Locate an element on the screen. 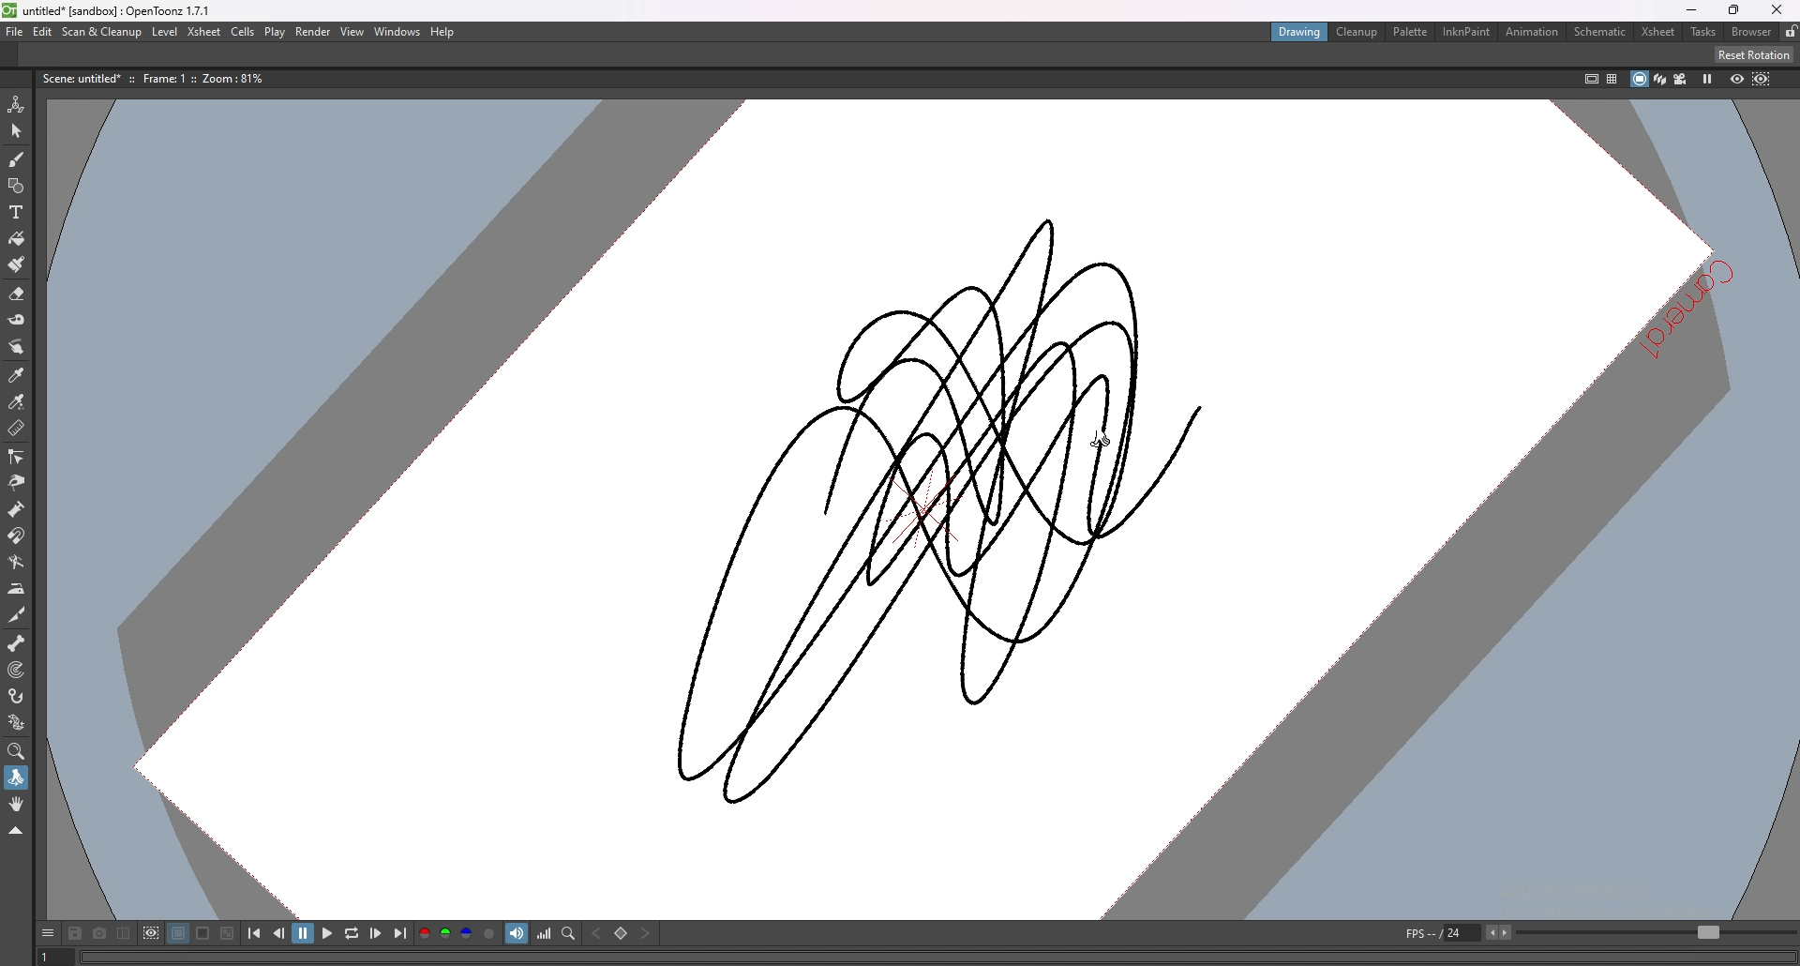 The image size is (1800, 966). style picker is located at coordinates (18, 375).